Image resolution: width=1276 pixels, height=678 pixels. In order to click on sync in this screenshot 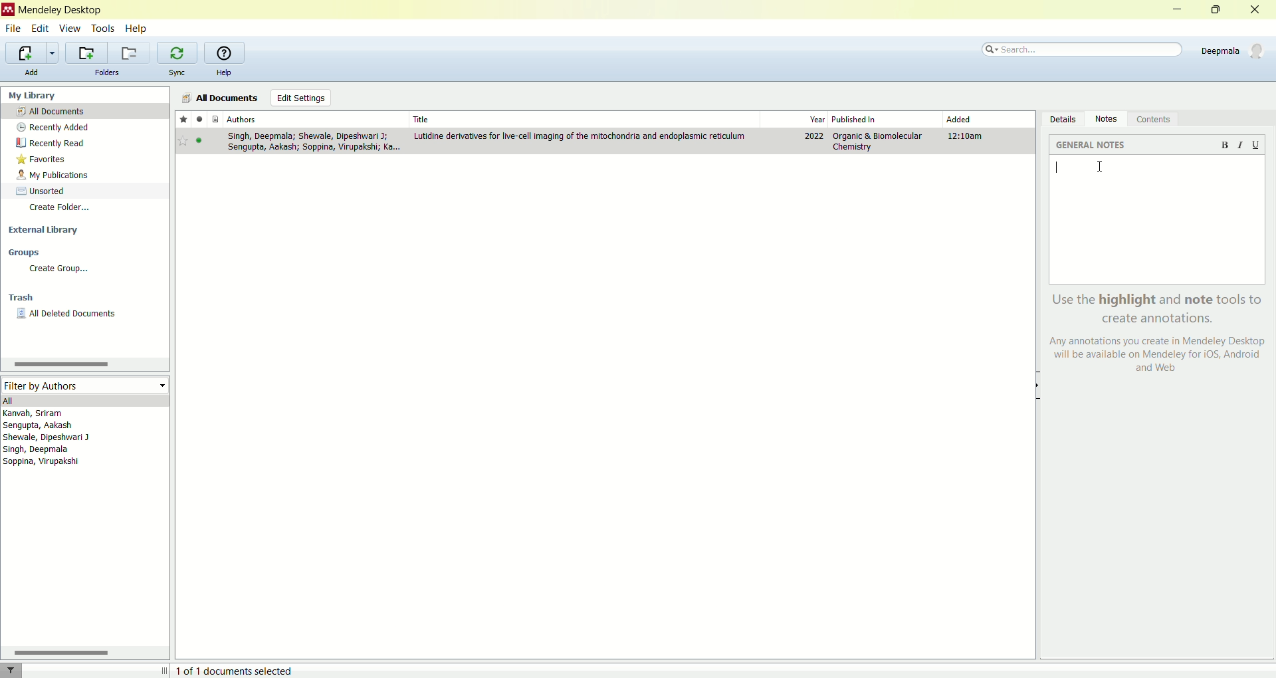, I will do `click(177, 72)`.